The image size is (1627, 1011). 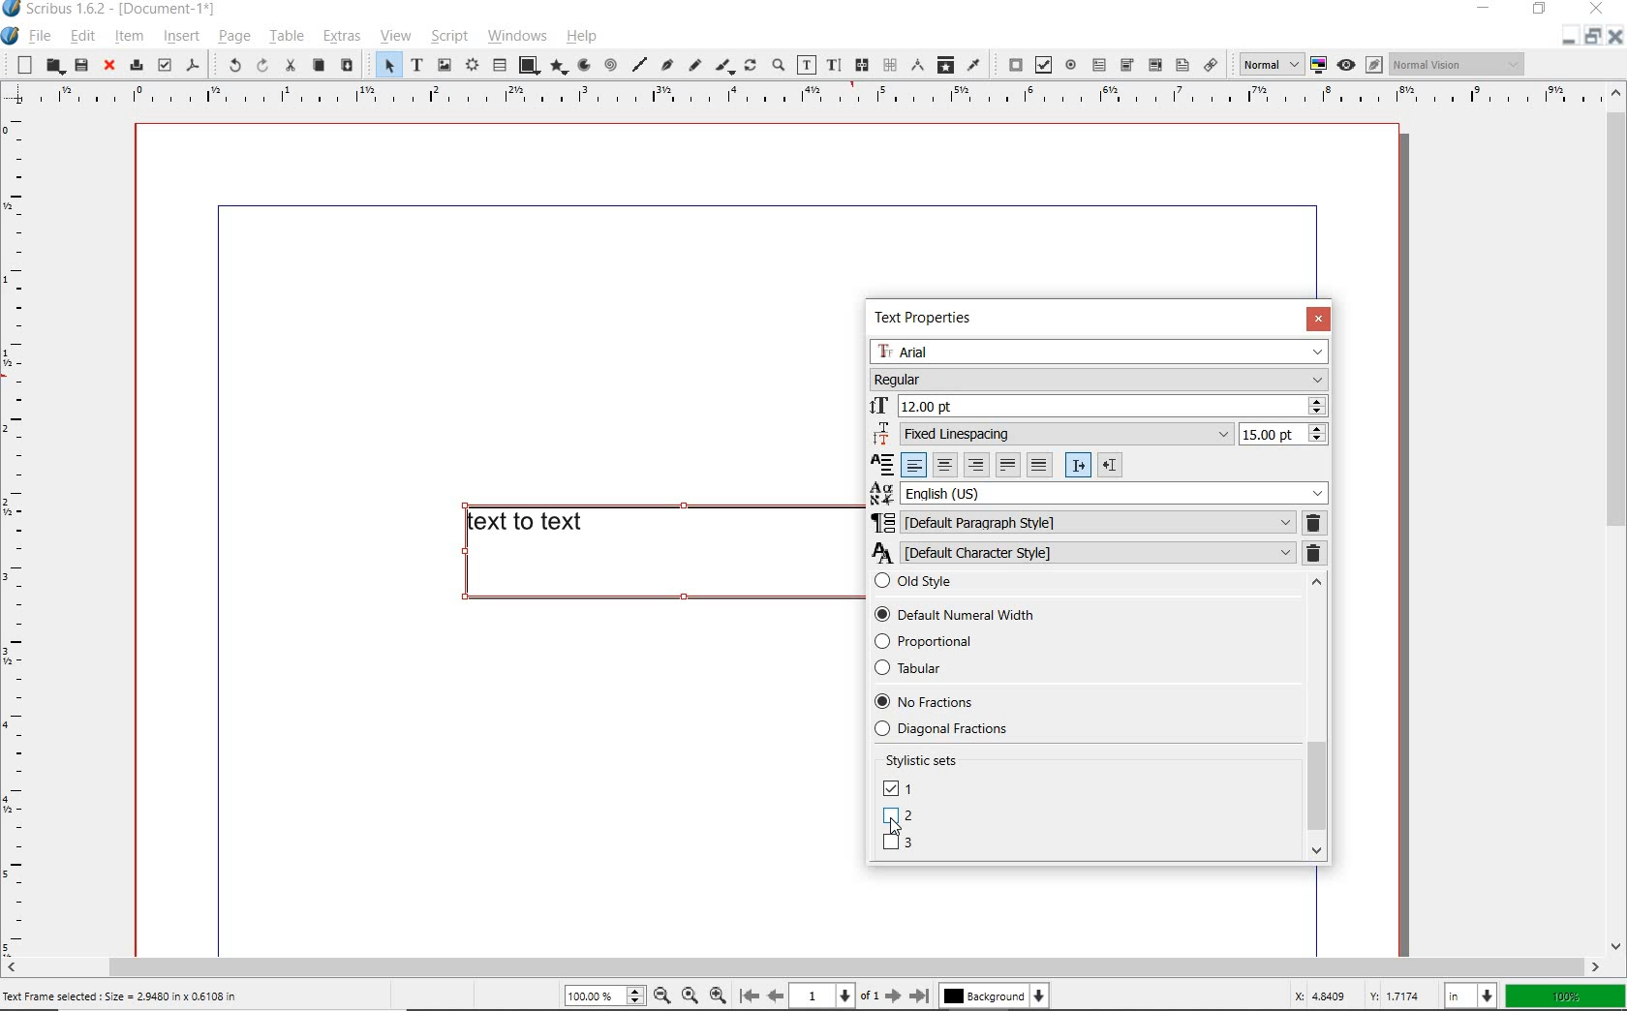 What do you see at coordinates (27, 534) in the screenshot?
I see `Horizontal page margin` at bounding box center [27, 534].